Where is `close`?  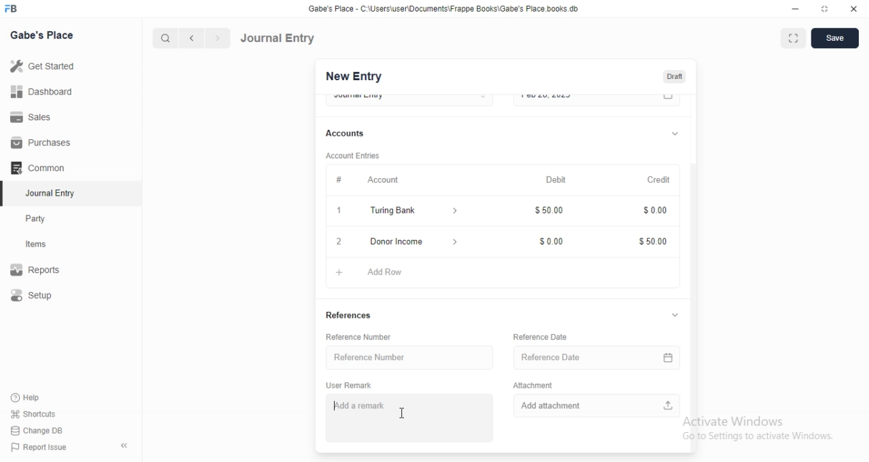 close is located at coordinates (854, 10).